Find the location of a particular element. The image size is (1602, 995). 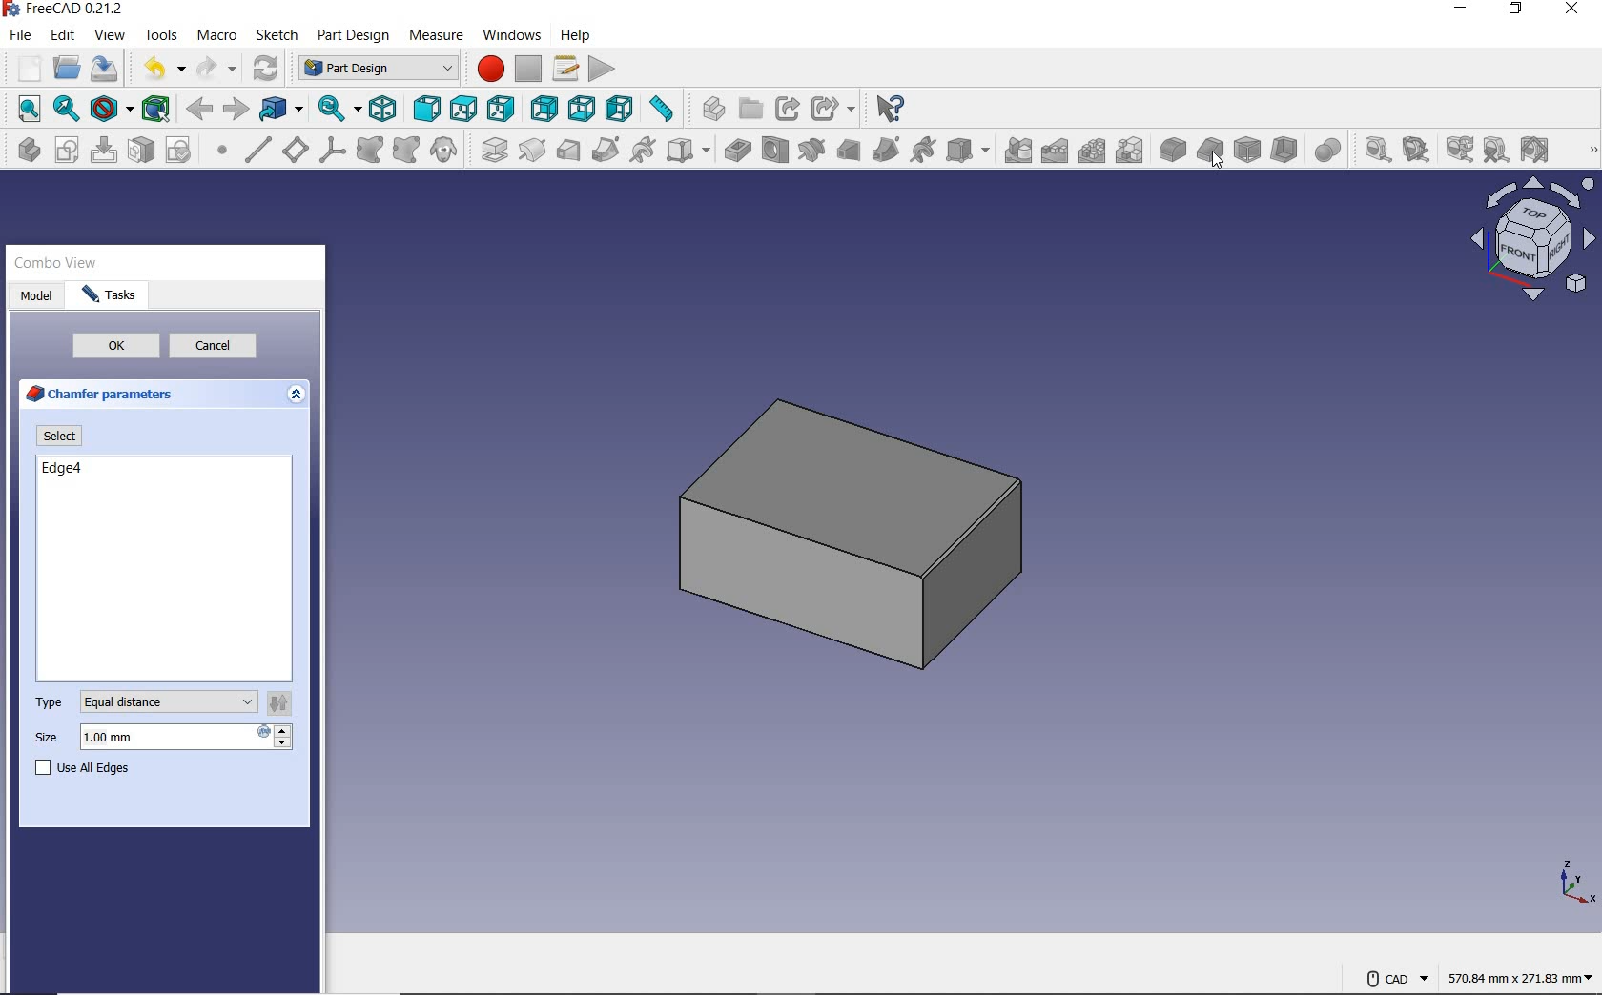

make sub-link is located at coordinates (832, 108).